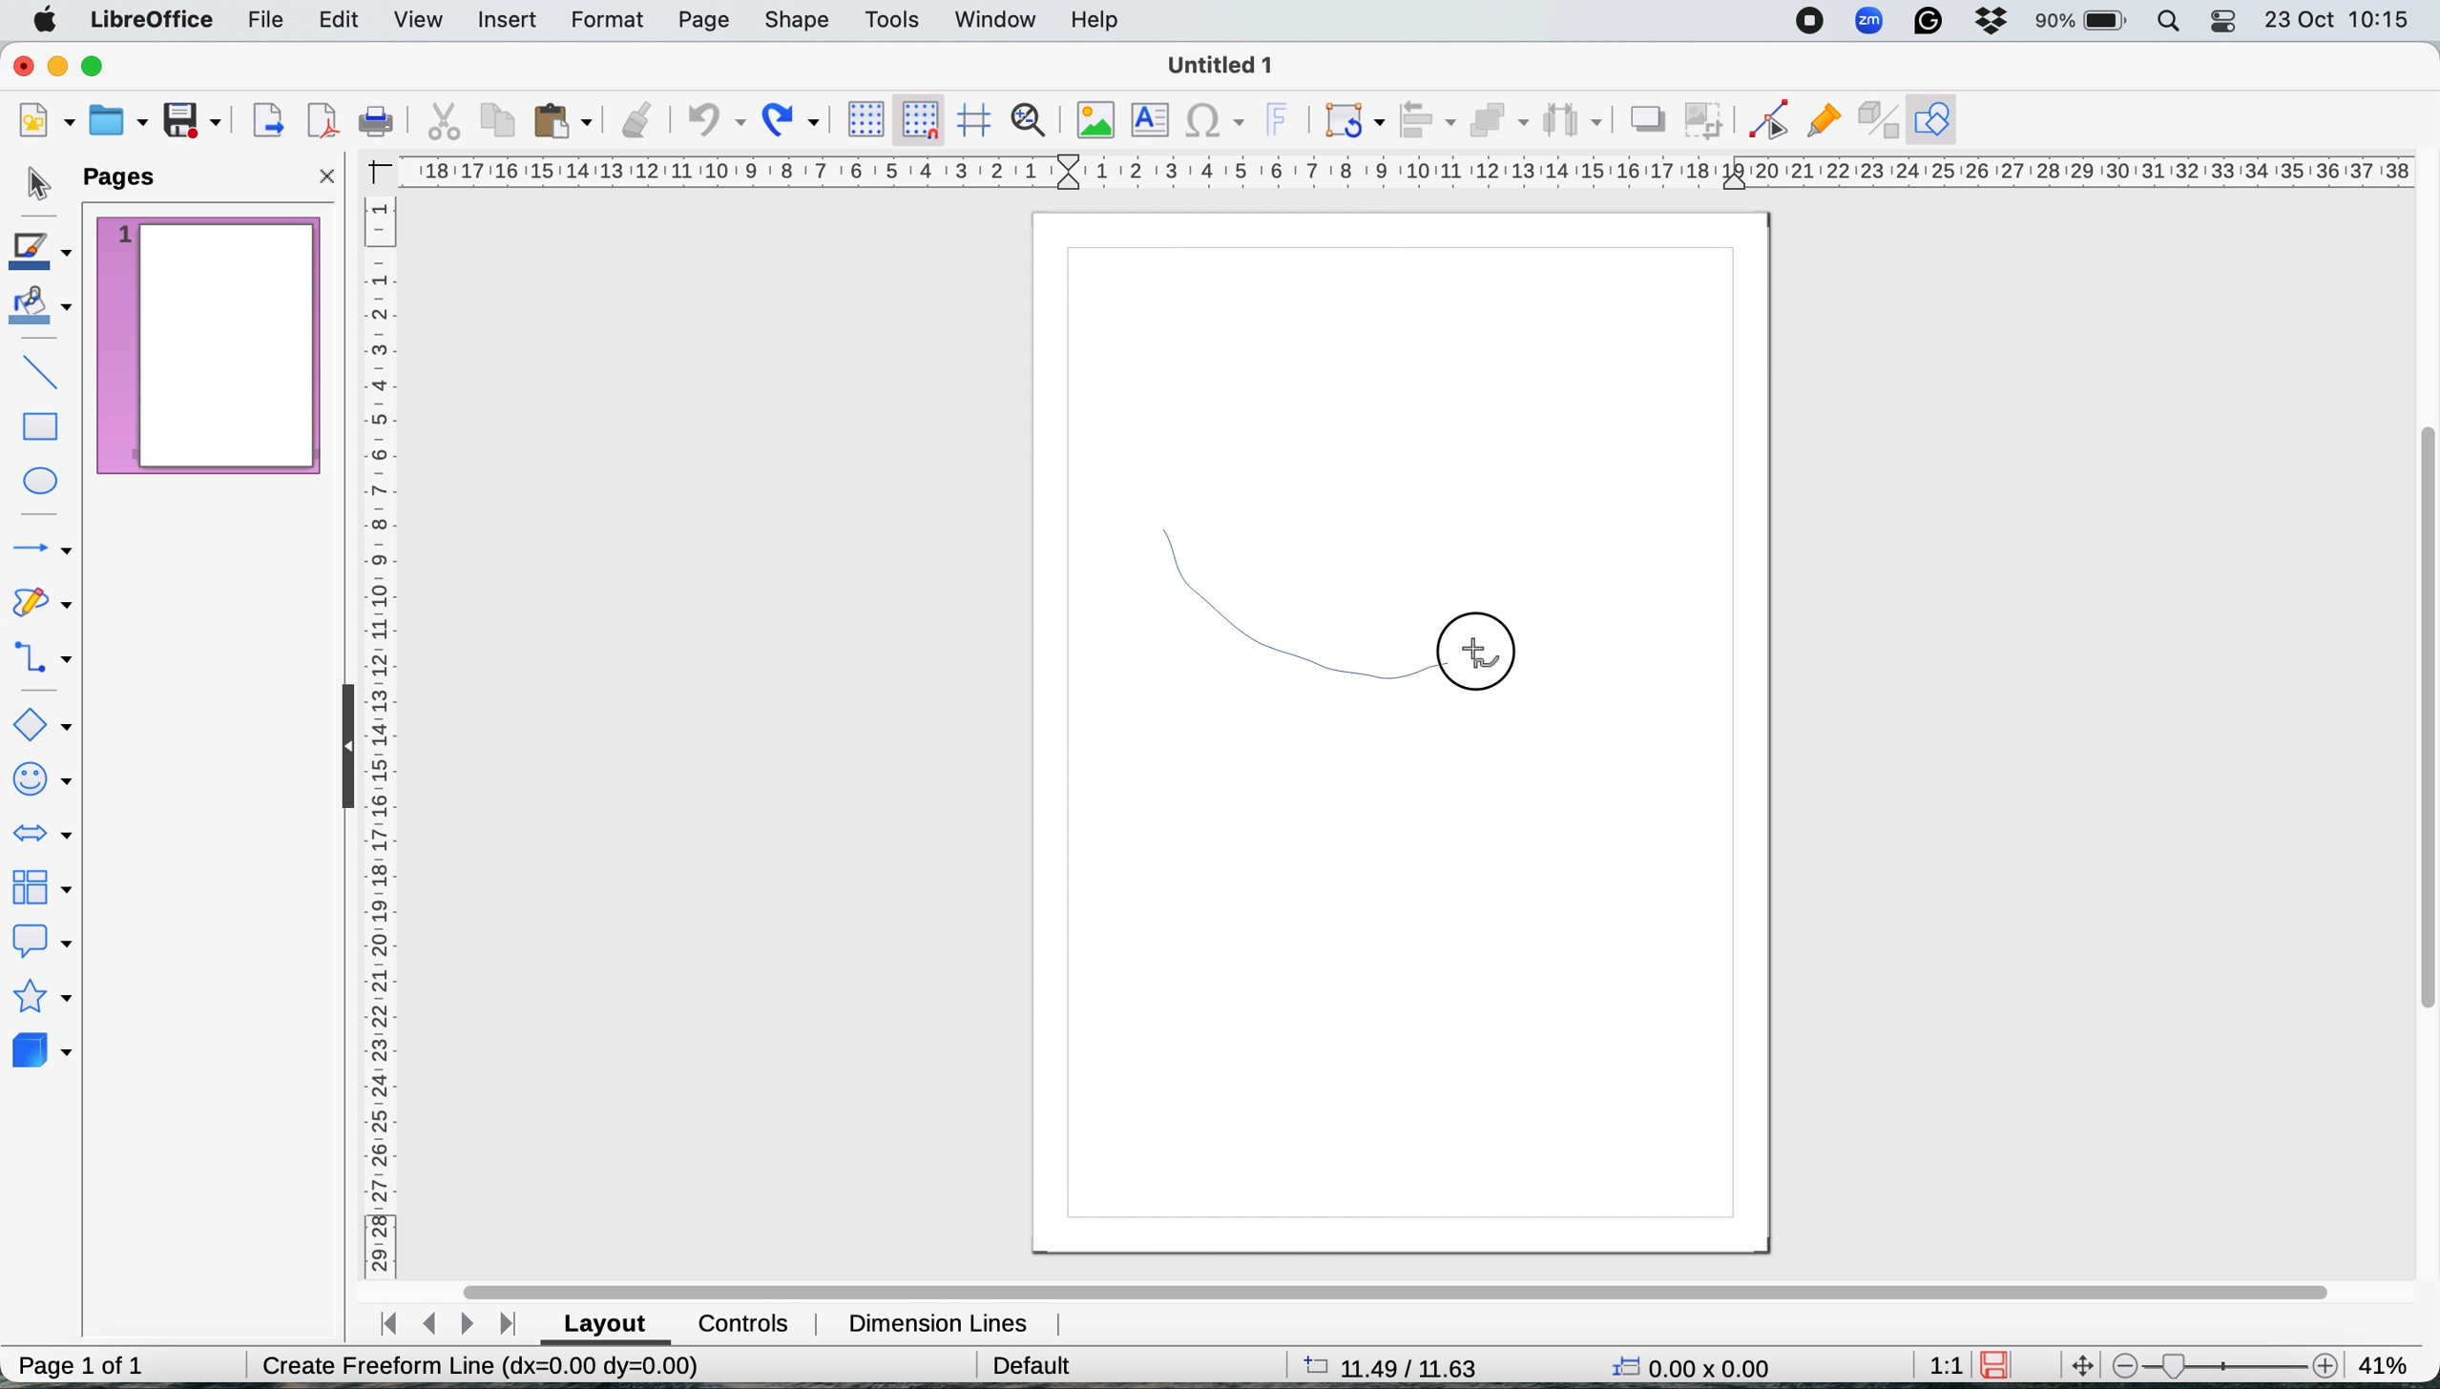 The width and height of the screenshot is (2440, 1389). I want to click on screen recorder, so click(1812, 21).